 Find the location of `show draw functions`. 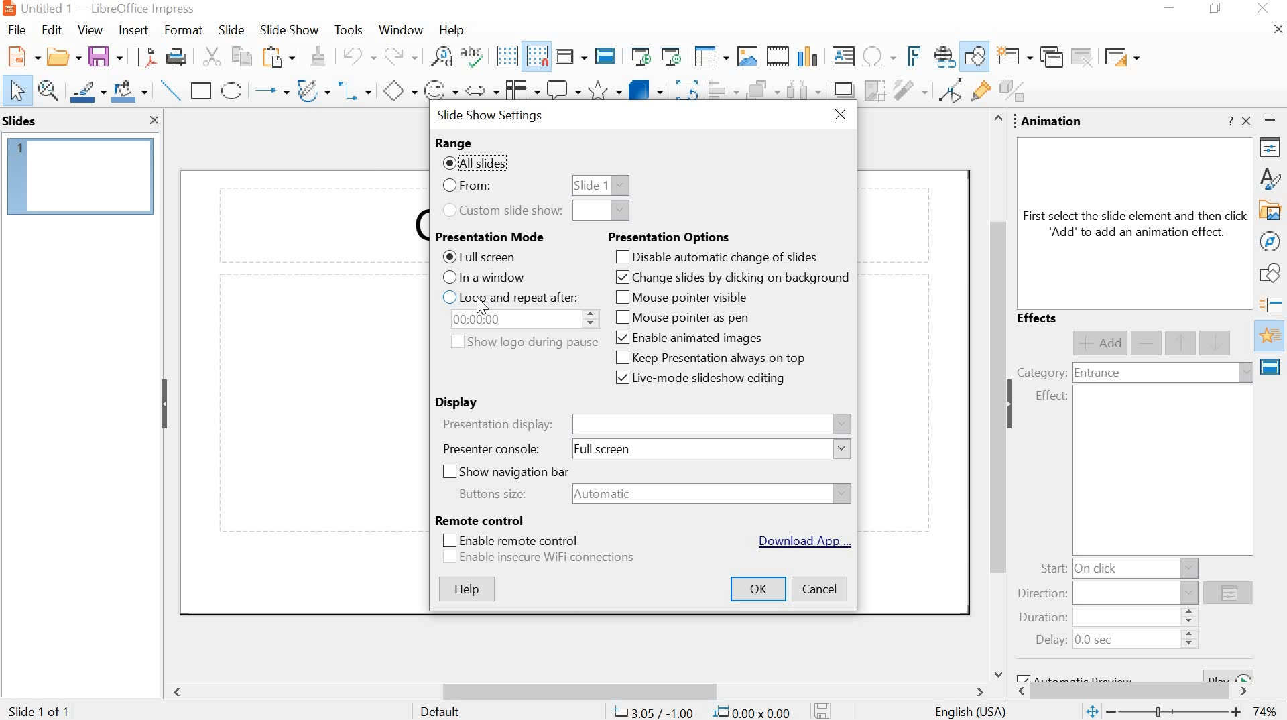

show draw functions is located at coordinates (975, 56).